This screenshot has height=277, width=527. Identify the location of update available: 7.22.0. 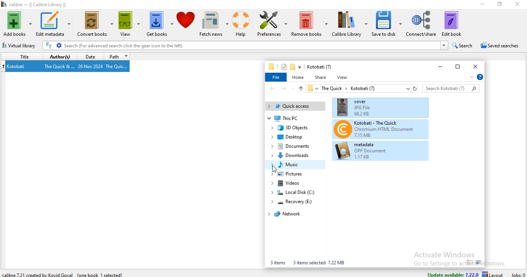
(452, 273).